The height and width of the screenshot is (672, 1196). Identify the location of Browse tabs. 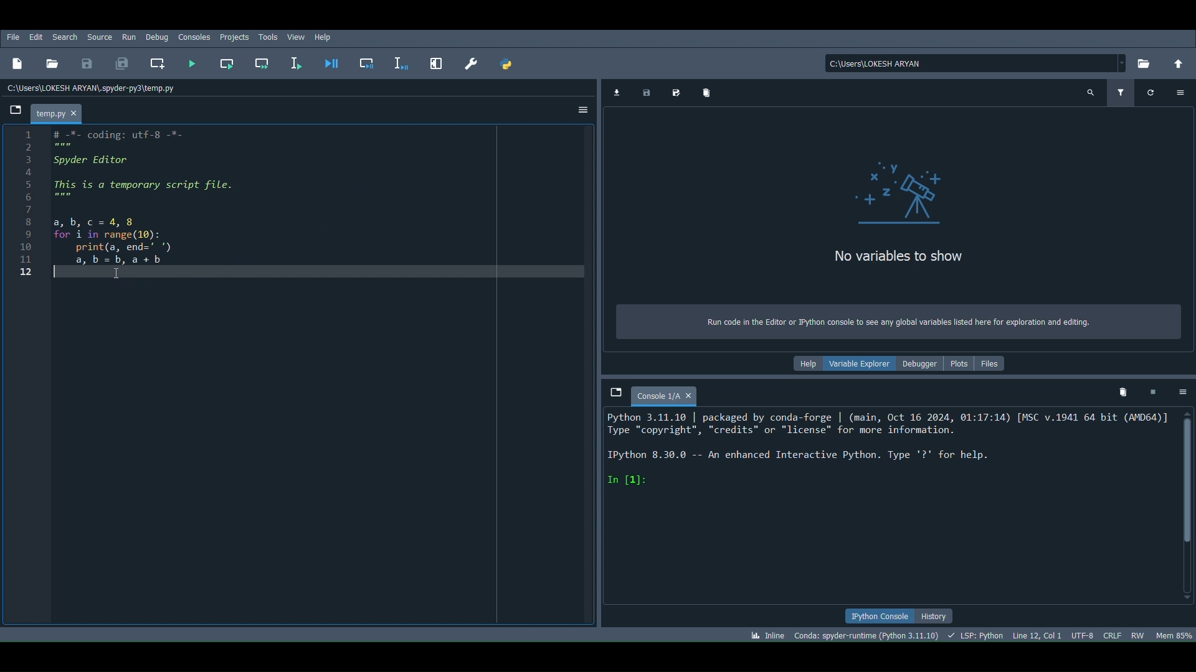
(15, 110).